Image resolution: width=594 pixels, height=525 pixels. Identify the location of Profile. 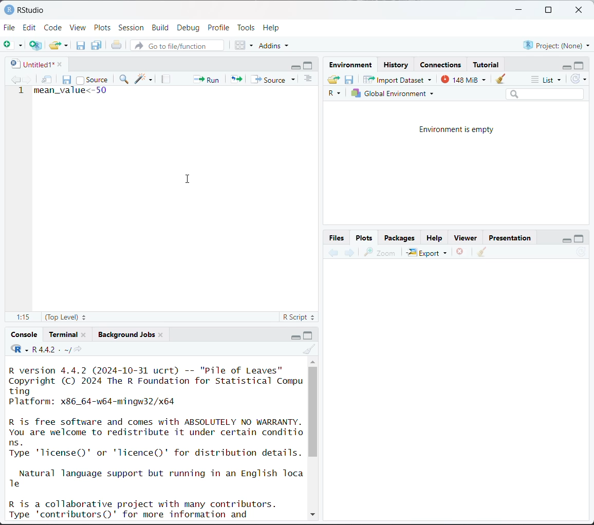
(220, 27).